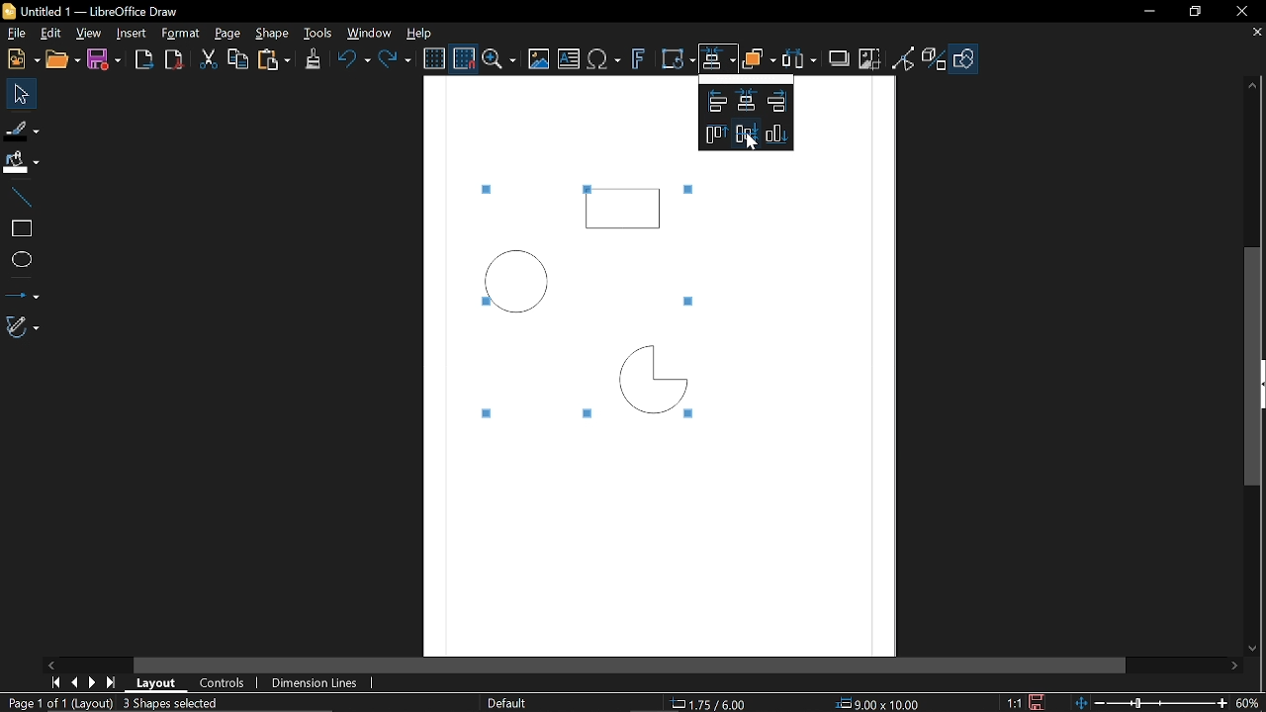 This screenshot has width=1266, height=712. I want to click on Objects, so click(758, 60).